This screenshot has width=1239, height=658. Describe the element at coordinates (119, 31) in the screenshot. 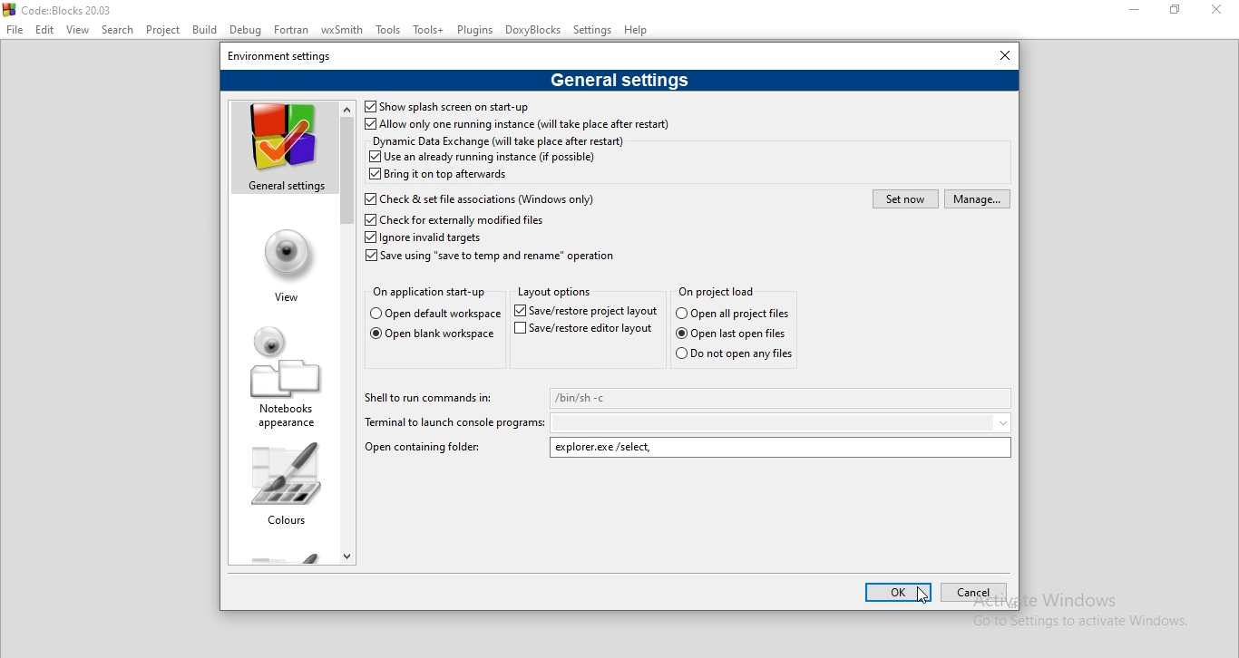

I see `Search` at that location.